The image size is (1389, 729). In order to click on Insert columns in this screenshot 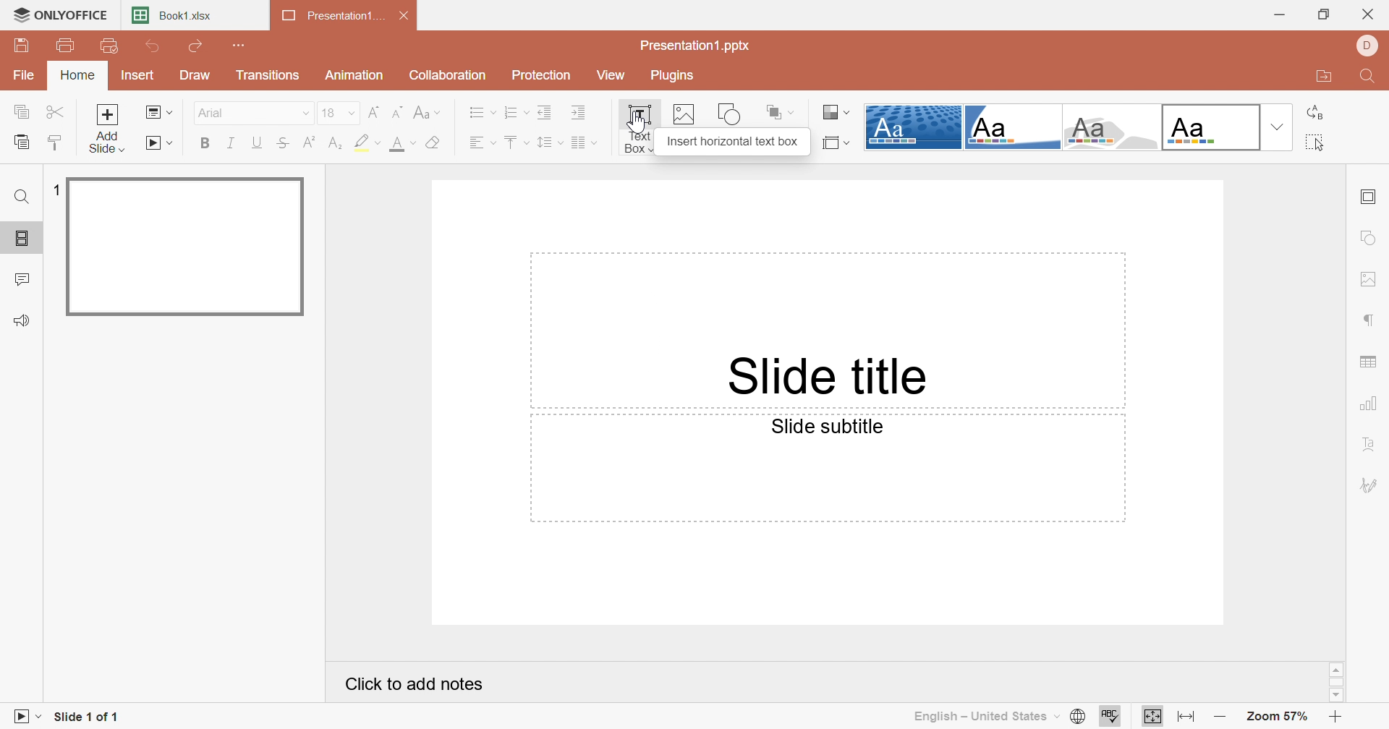, I will do `click(582, 142)`.